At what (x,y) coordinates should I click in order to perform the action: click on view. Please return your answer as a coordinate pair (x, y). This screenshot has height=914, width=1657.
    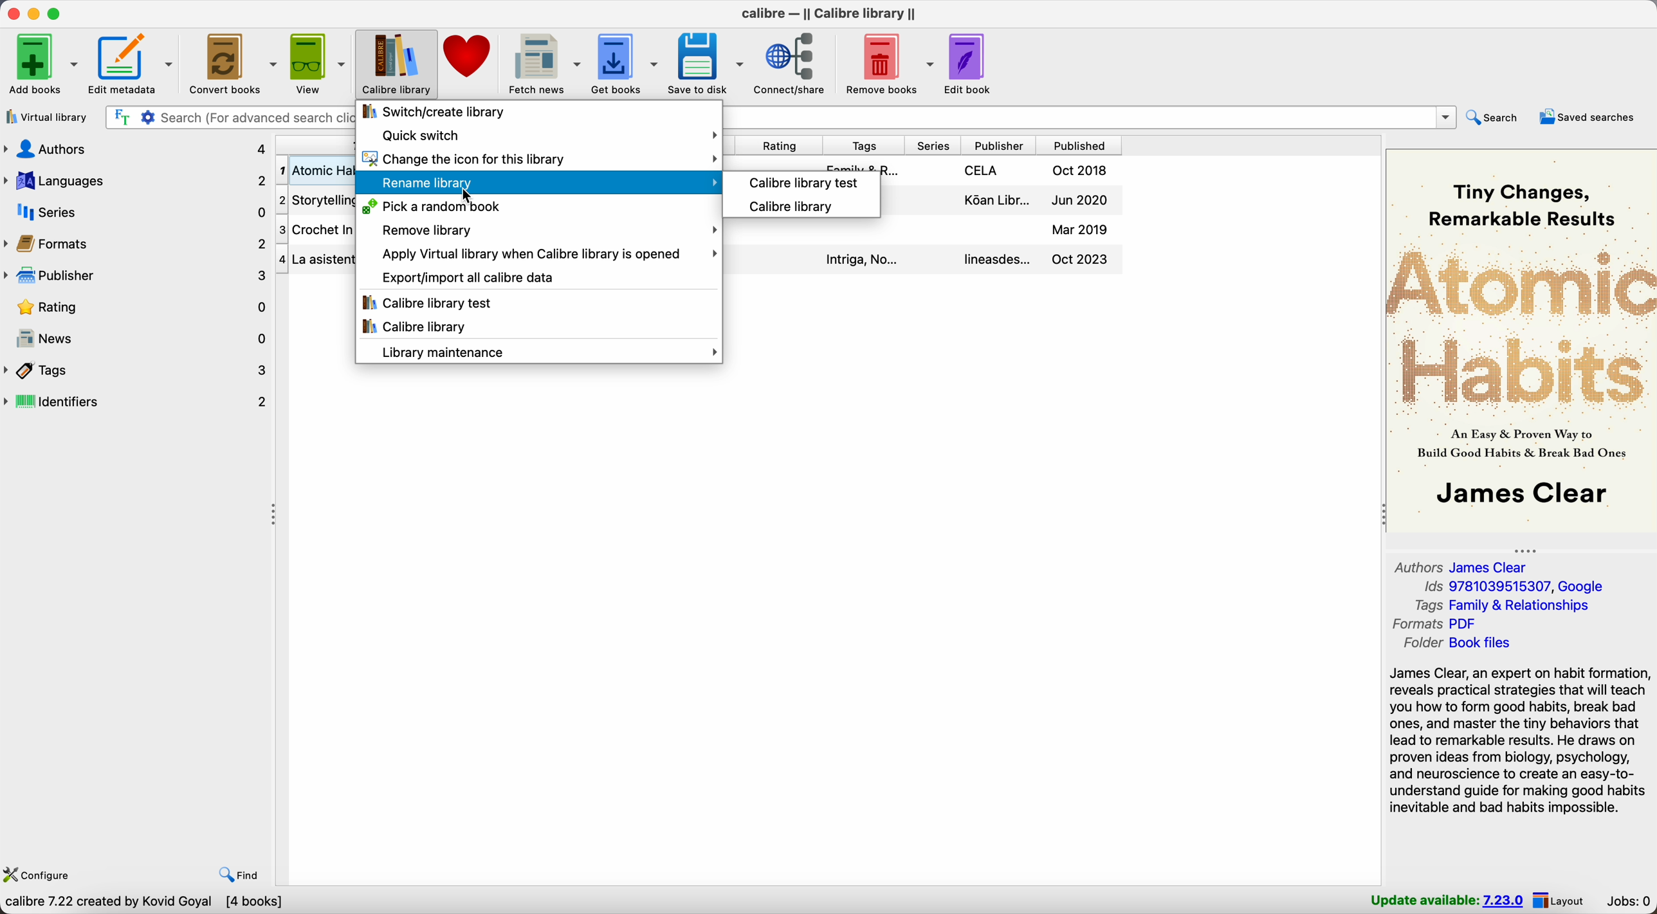
    Looking at the image, I should click on (319, 64).